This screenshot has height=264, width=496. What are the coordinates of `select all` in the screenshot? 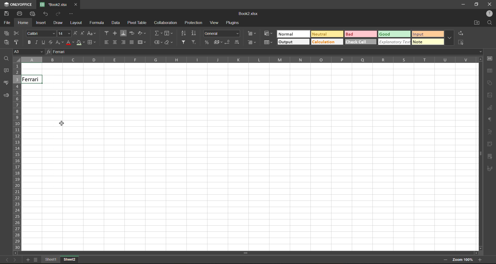 It's located at (461, 42).